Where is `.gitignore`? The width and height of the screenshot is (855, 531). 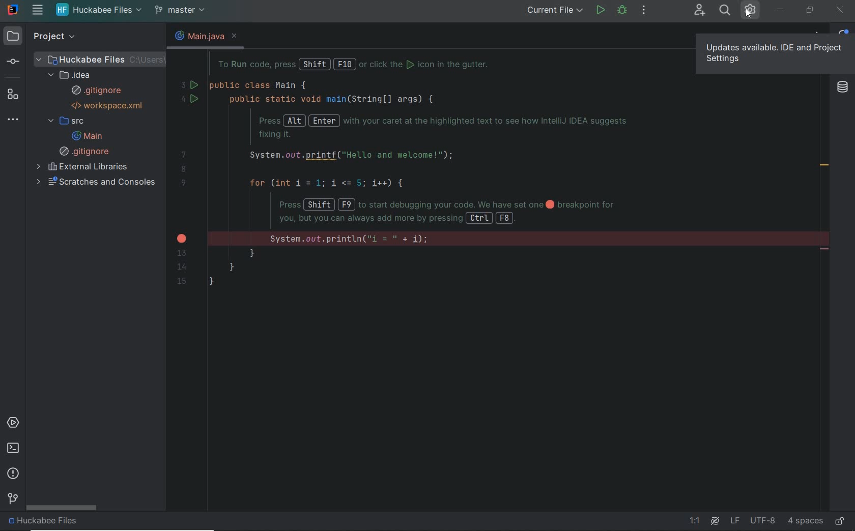 .gitignore is located at coordinates (86, 152).